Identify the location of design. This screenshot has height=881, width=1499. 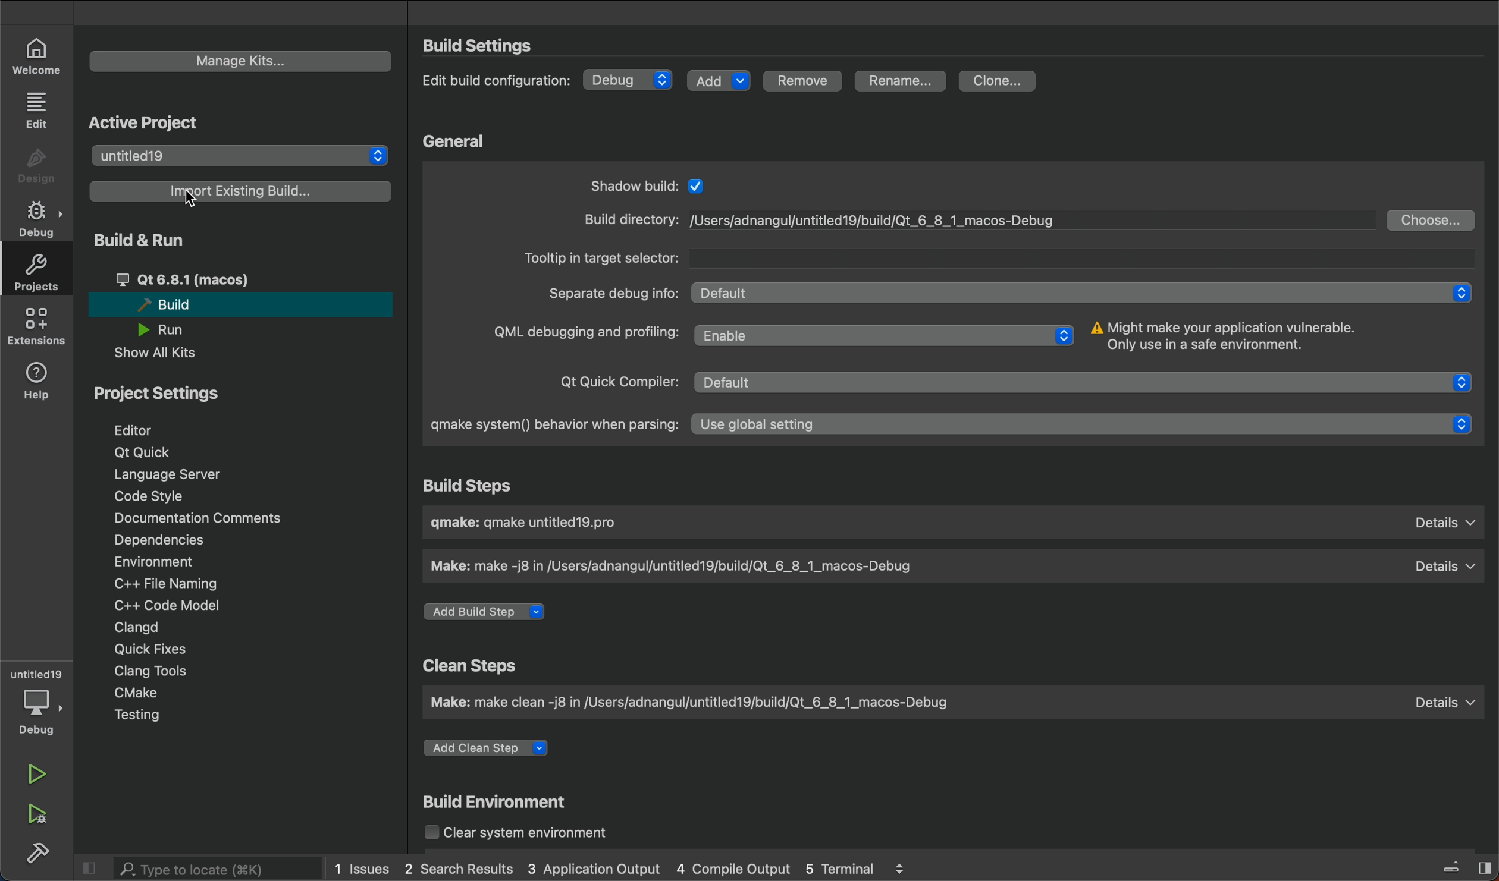
(37, 166).